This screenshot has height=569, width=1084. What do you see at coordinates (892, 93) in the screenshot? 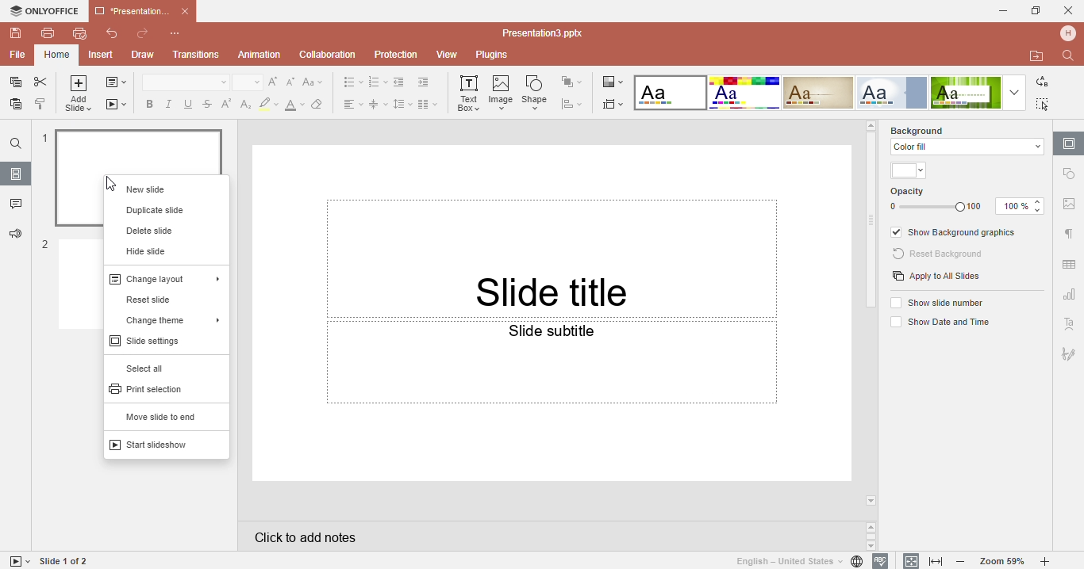
I see `Offical` at bounding box center [892, 93].